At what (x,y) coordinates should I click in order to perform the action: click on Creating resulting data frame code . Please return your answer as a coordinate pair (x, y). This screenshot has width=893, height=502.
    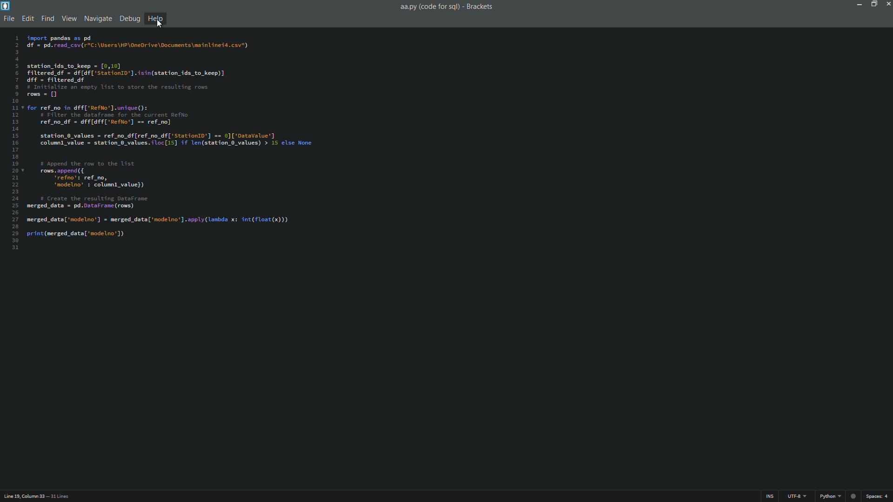
    Looking at the image, I should click on (172, 139).